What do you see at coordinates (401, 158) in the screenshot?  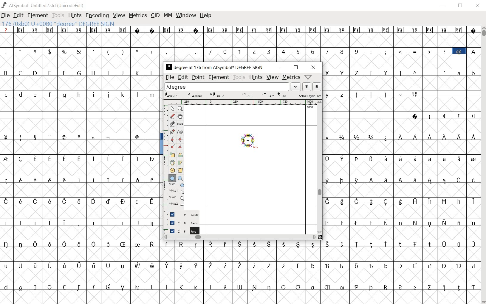 I see `special letters` at bounding box center [401, 158].